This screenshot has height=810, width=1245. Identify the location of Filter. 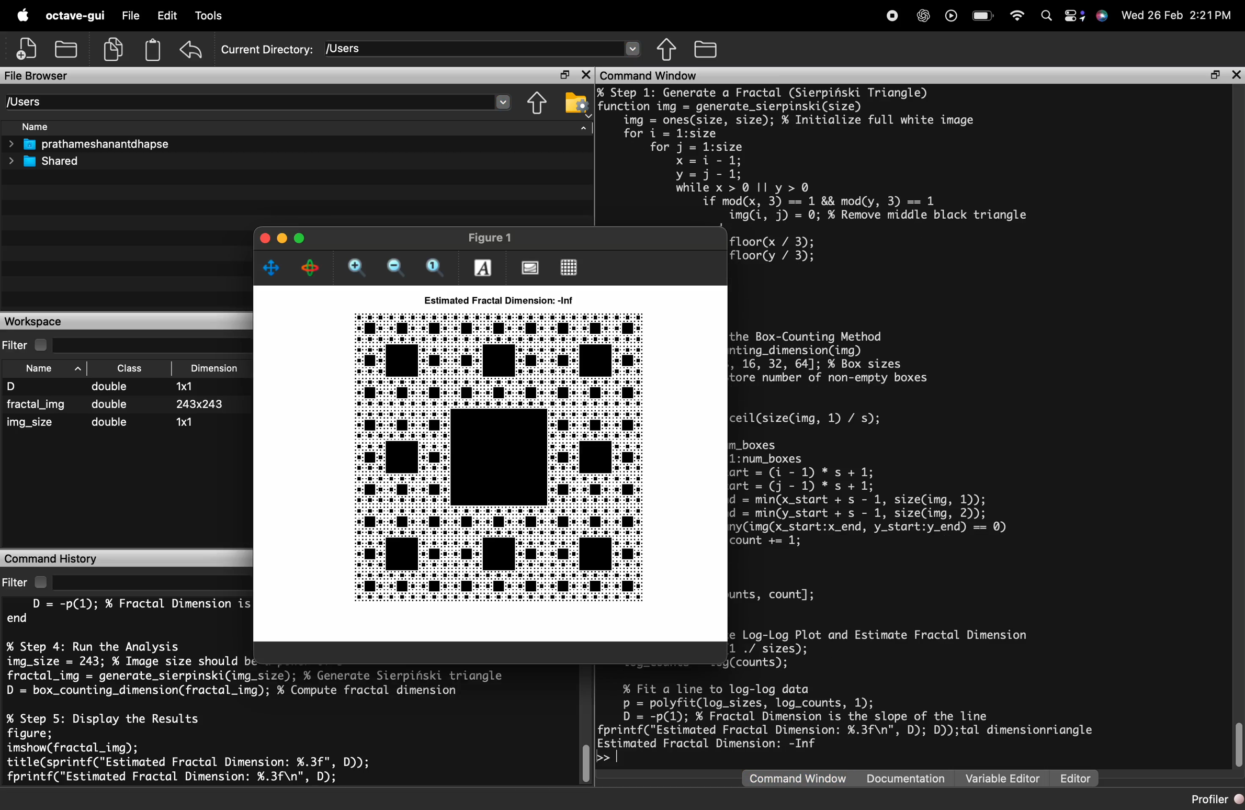
(24, 342).